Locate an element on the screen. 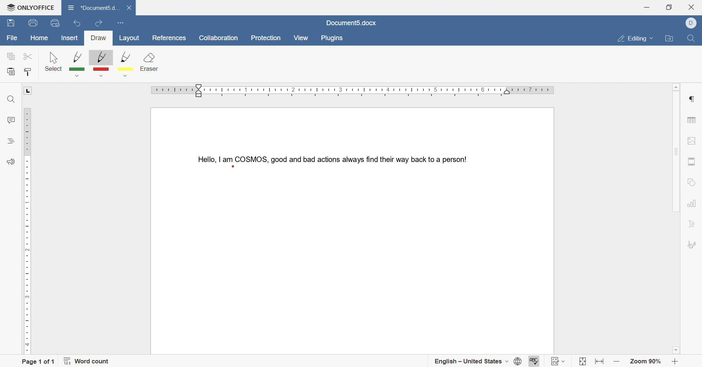  scroll bar is located at coordinates (676, 150).